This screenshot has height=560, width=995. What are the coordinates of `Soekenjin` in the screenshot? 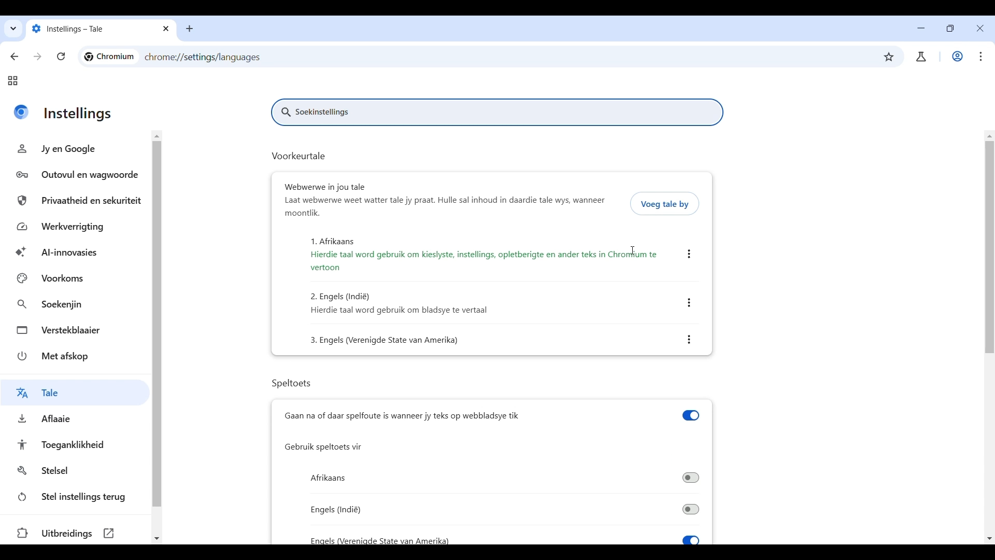 It's located at (57, 304).